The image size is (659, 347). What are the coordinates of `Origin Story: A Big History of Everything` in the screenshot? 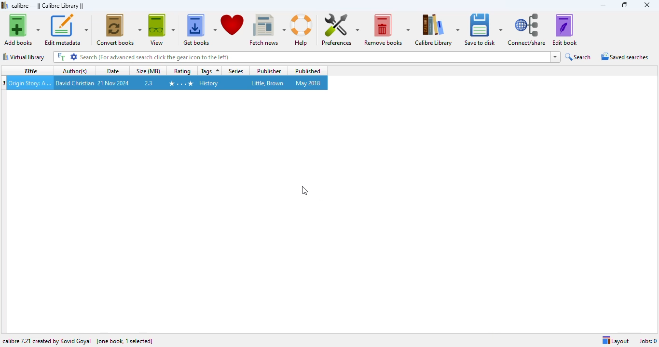 It's located at (31, 83).